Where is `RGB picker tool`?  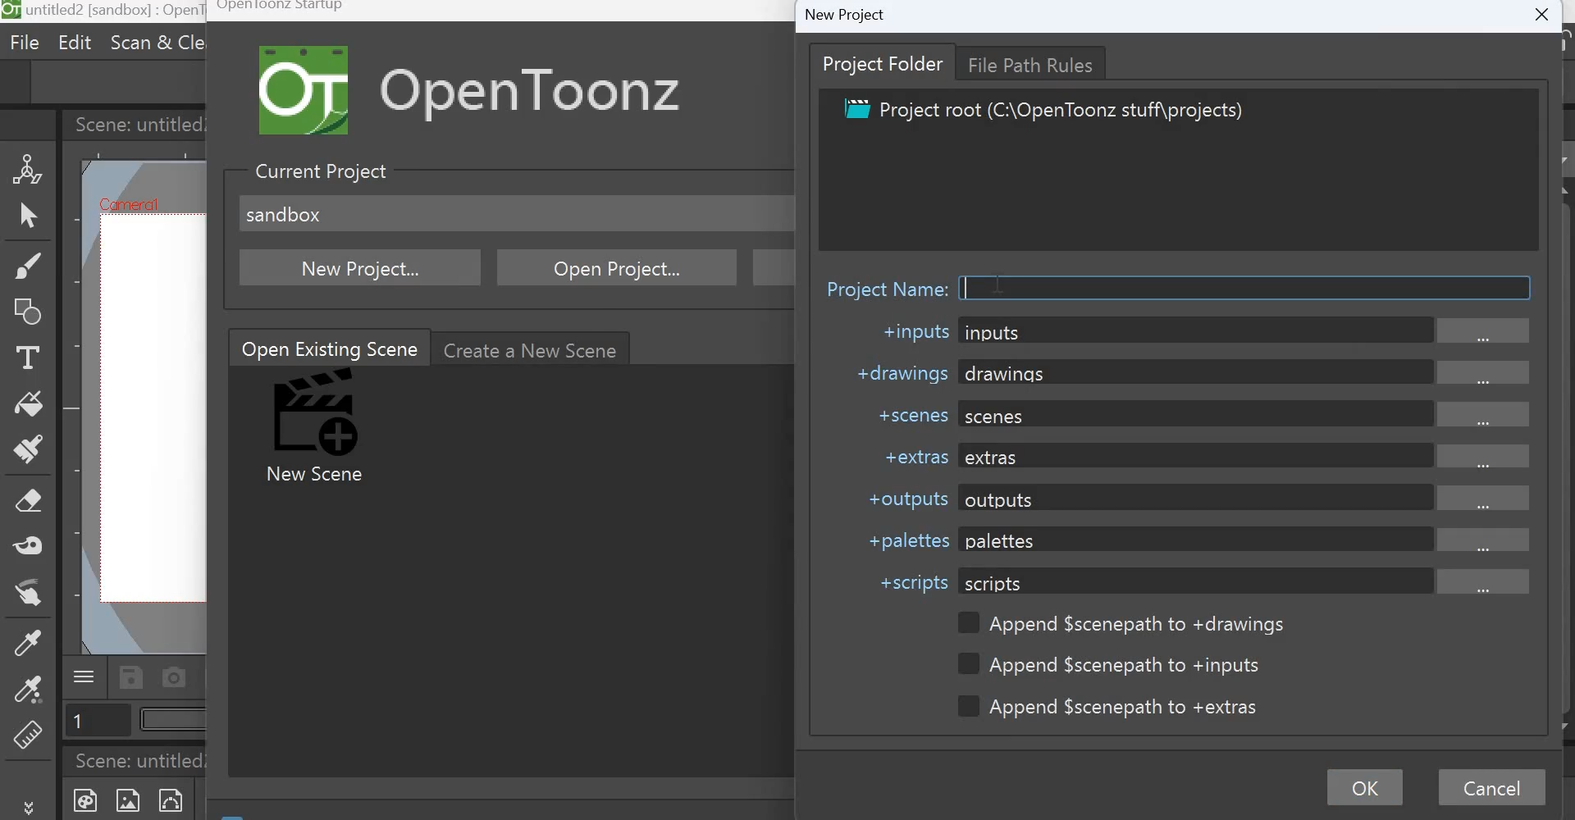
RGB picker tool is located at coordinates (27, 695).